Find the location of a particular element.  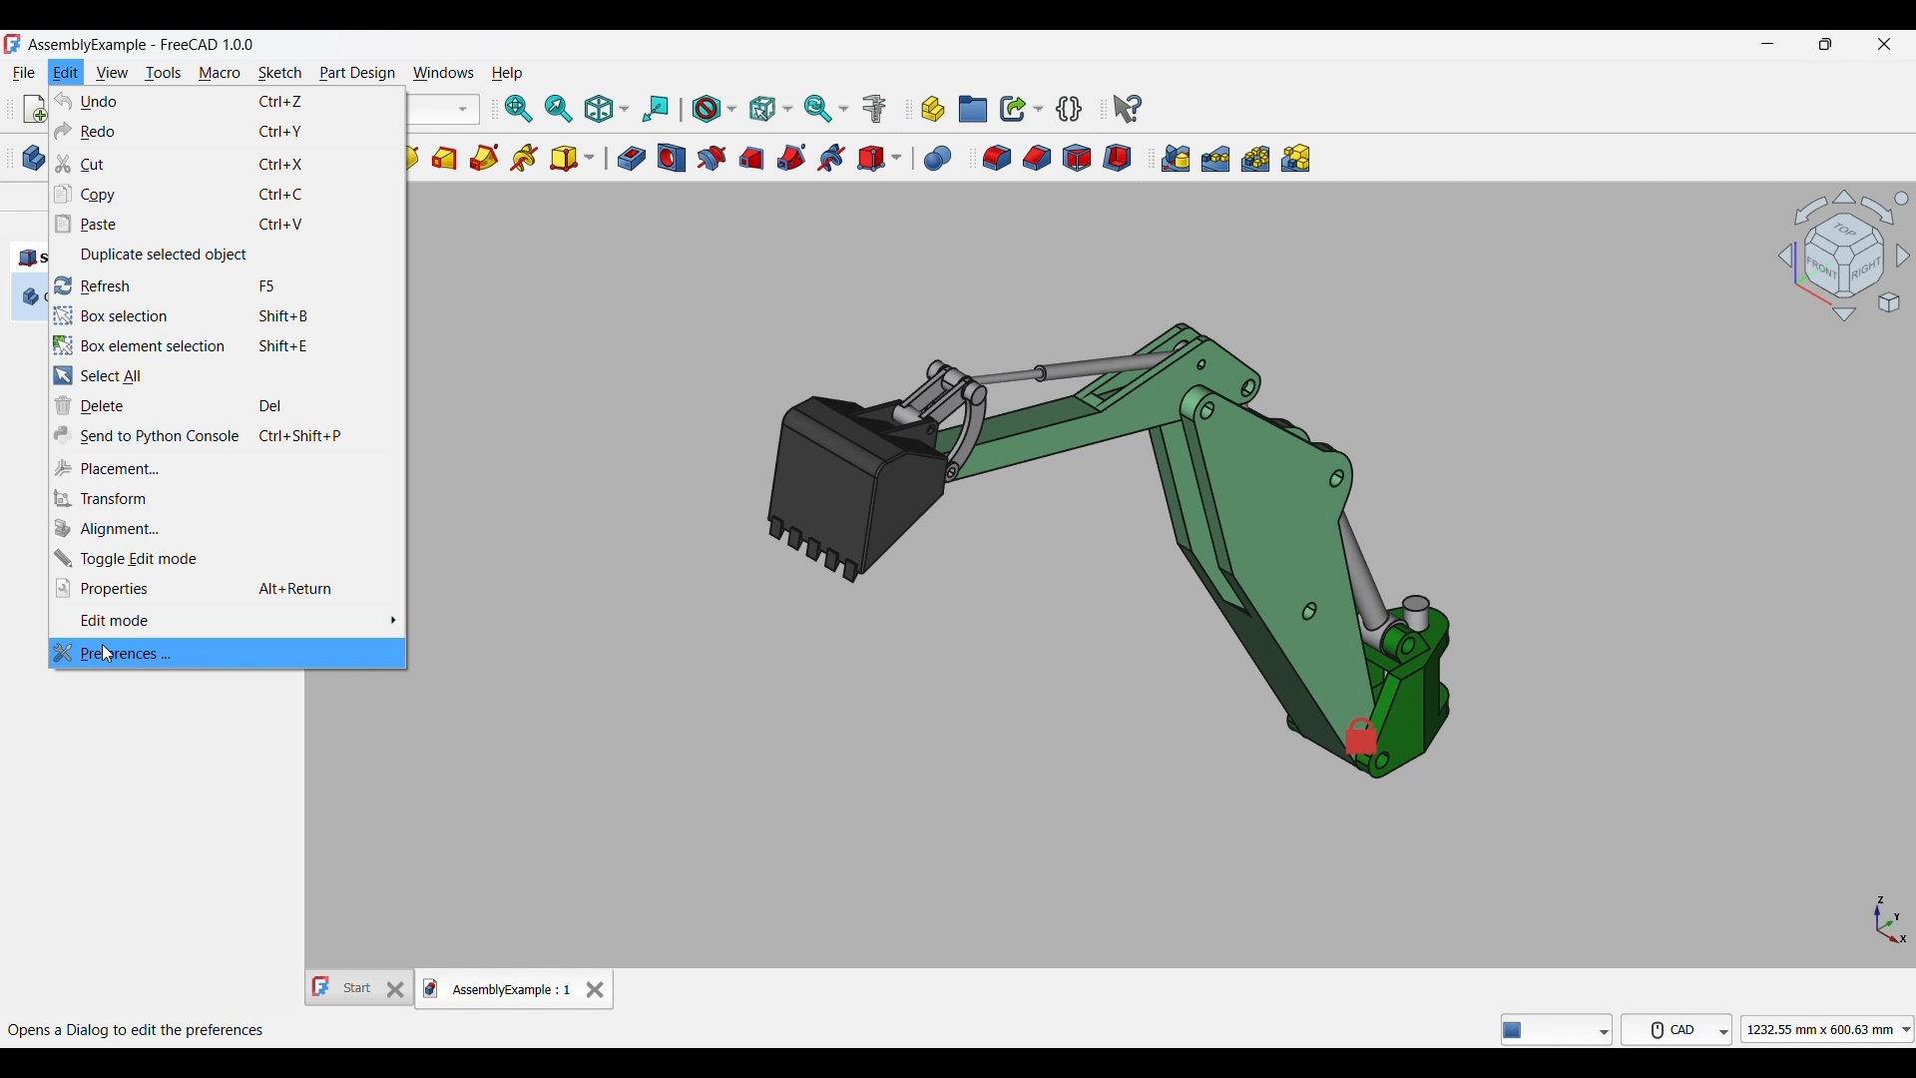

Revolution is located at coordinates (412, 159).